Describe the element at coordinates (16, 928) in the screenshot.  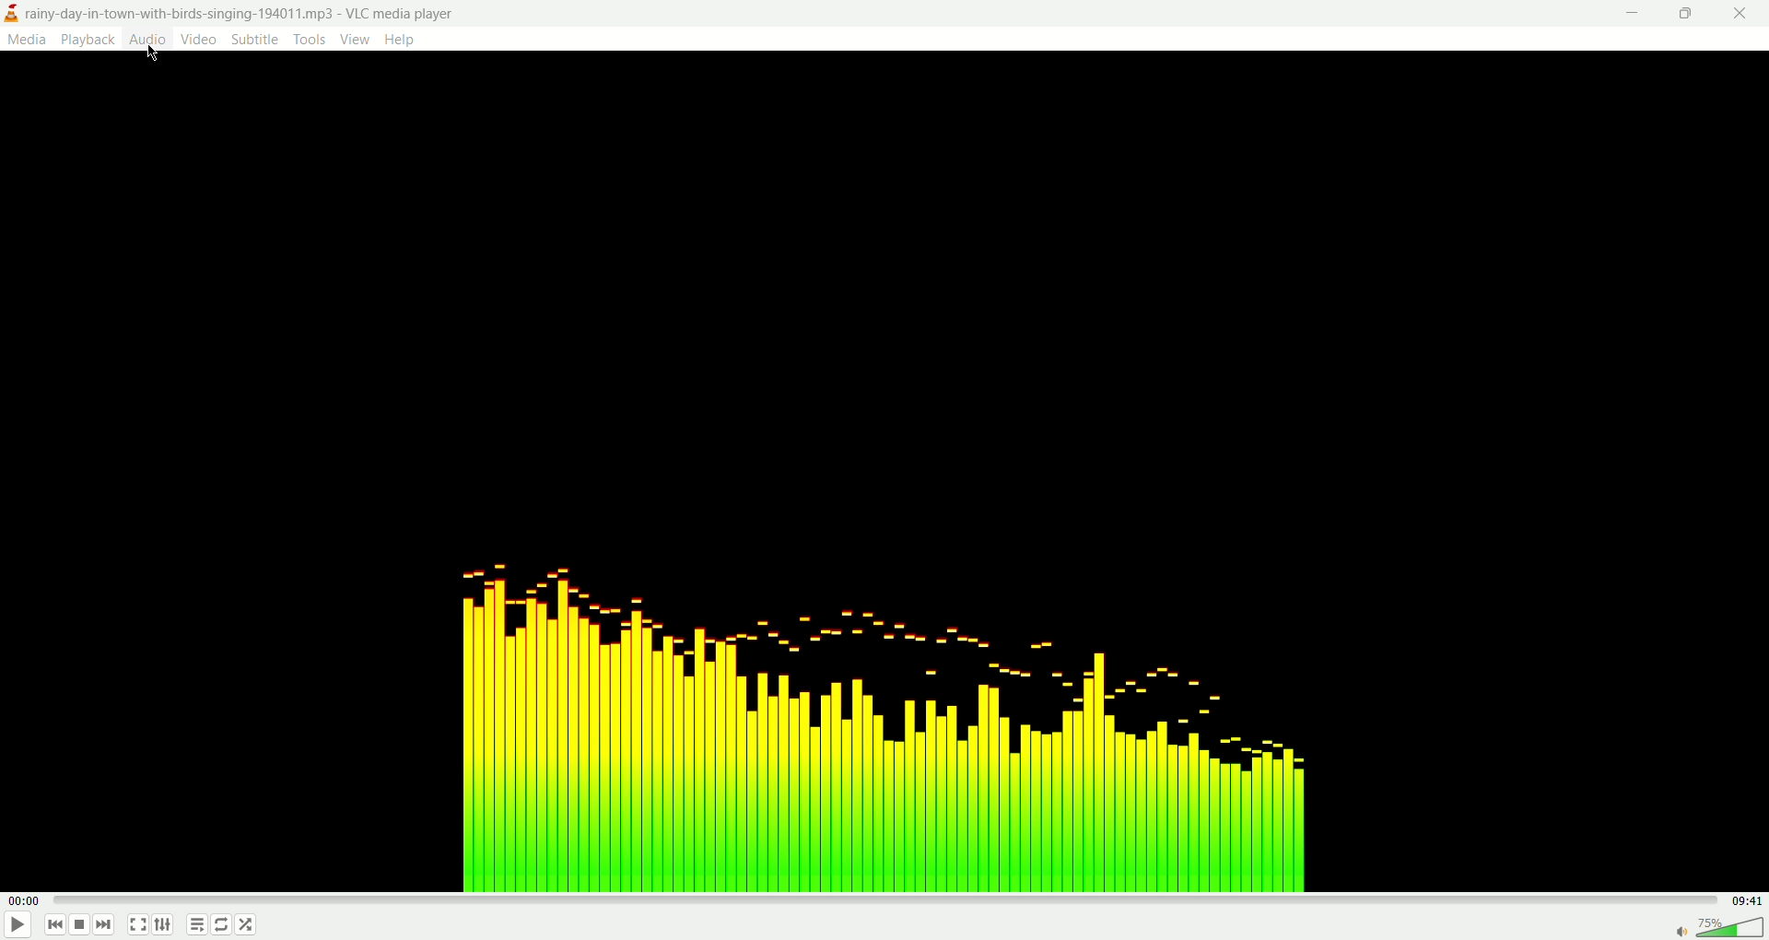
I see `play/pause` at that location.